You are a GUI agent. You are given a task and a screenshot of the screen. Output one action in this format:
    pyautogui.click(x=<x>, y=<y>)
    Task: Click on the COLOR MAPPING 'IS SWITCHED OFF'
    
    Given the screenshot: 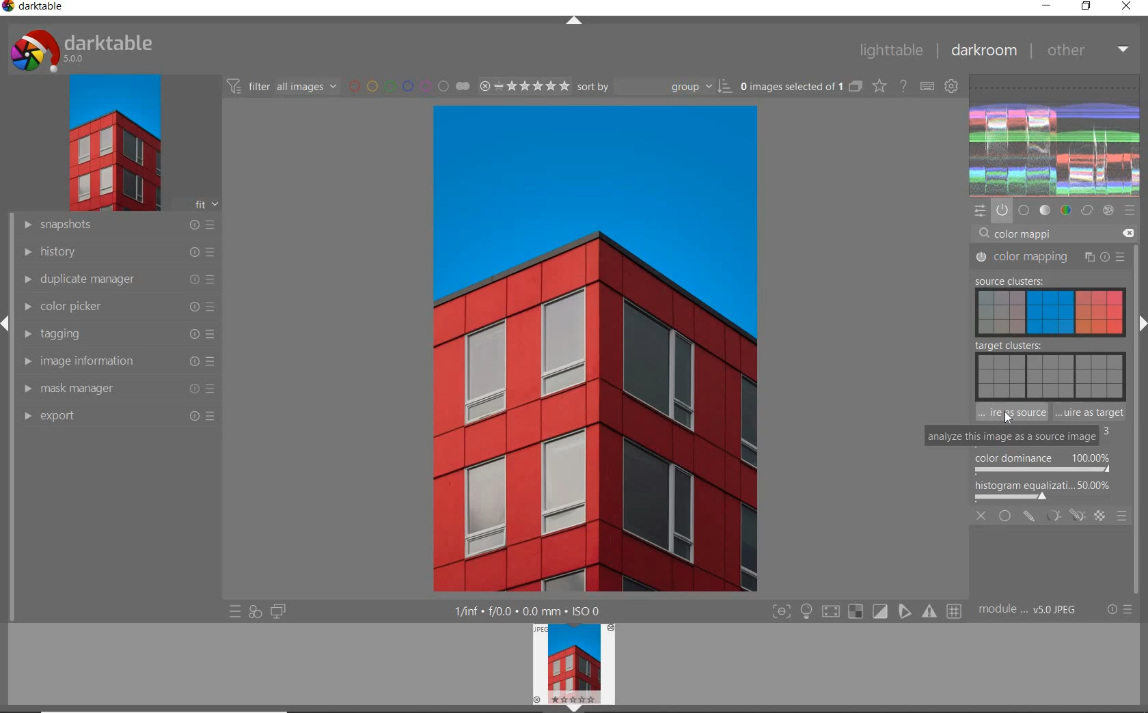 What is the action you would take?
    pyautogui.click(x=981, y=281)
    